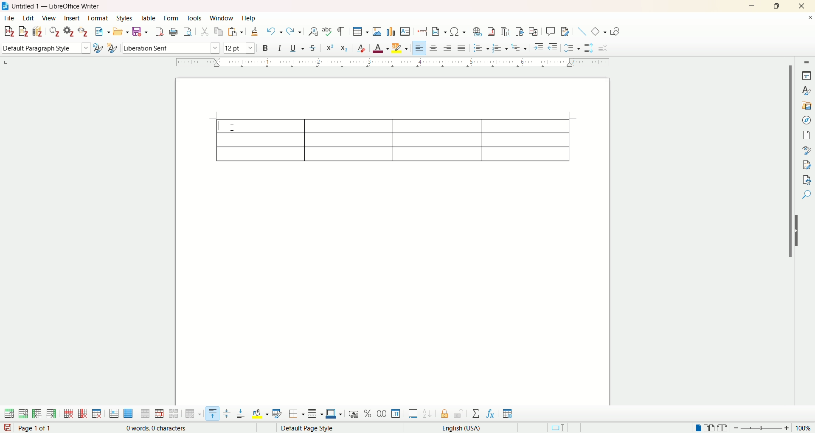  Describe the element at coordinates (119, 32) in the screenshot. I see `open` at that location.